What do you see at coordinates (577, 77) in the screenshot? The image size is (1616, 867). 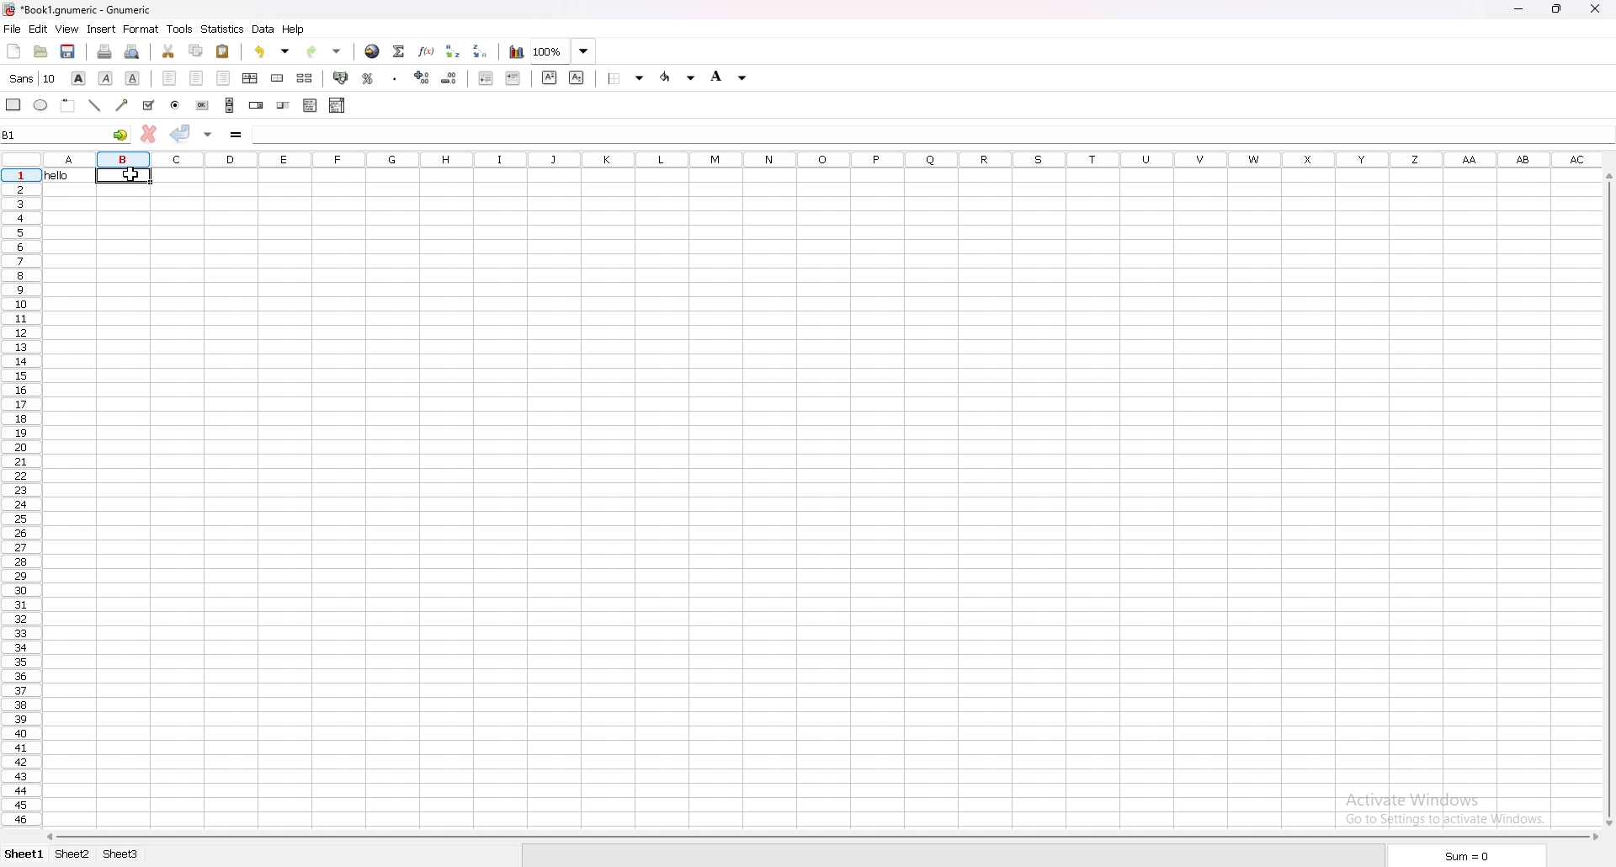 I see `subscript` at bounding box center [577, 77].